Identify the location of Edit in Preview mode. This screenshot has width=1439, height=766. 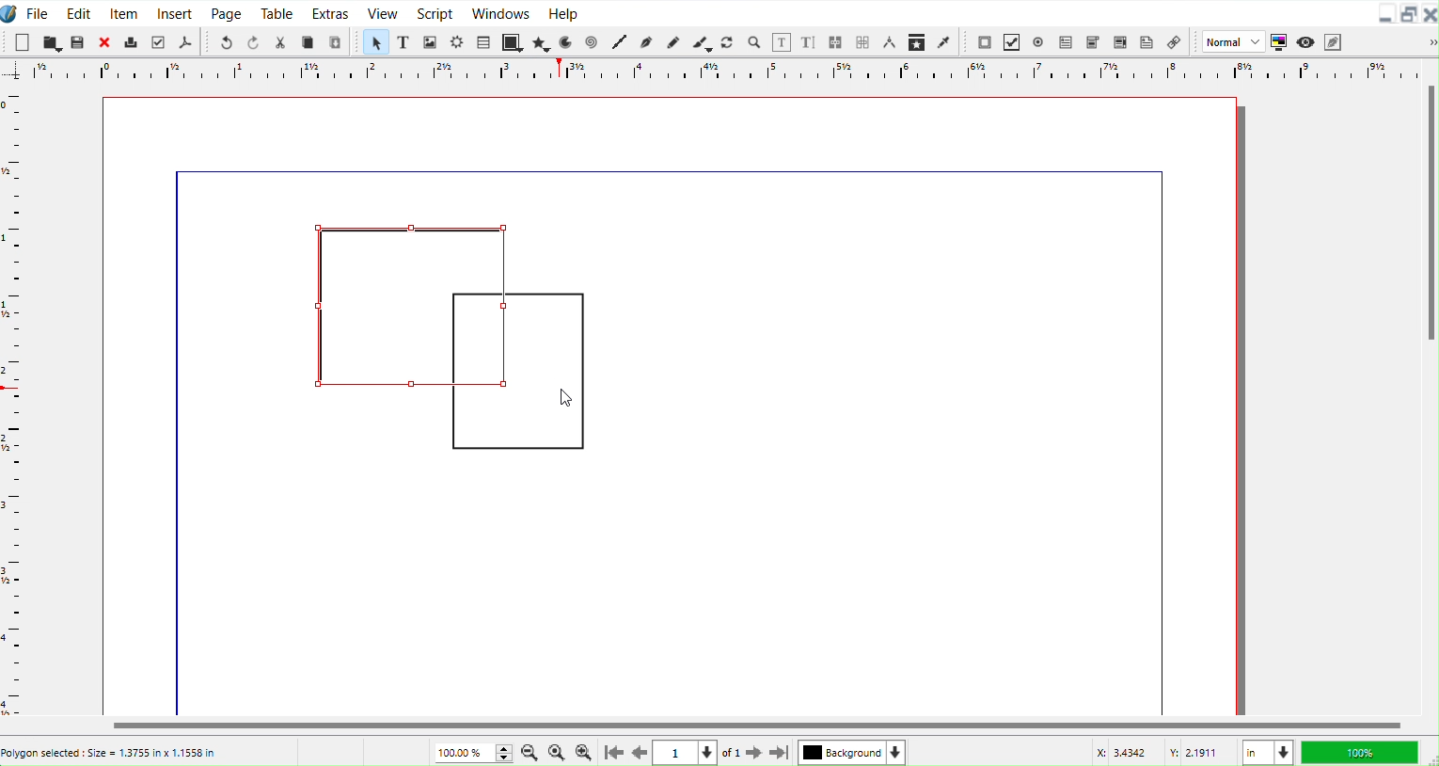
(1333, 40).